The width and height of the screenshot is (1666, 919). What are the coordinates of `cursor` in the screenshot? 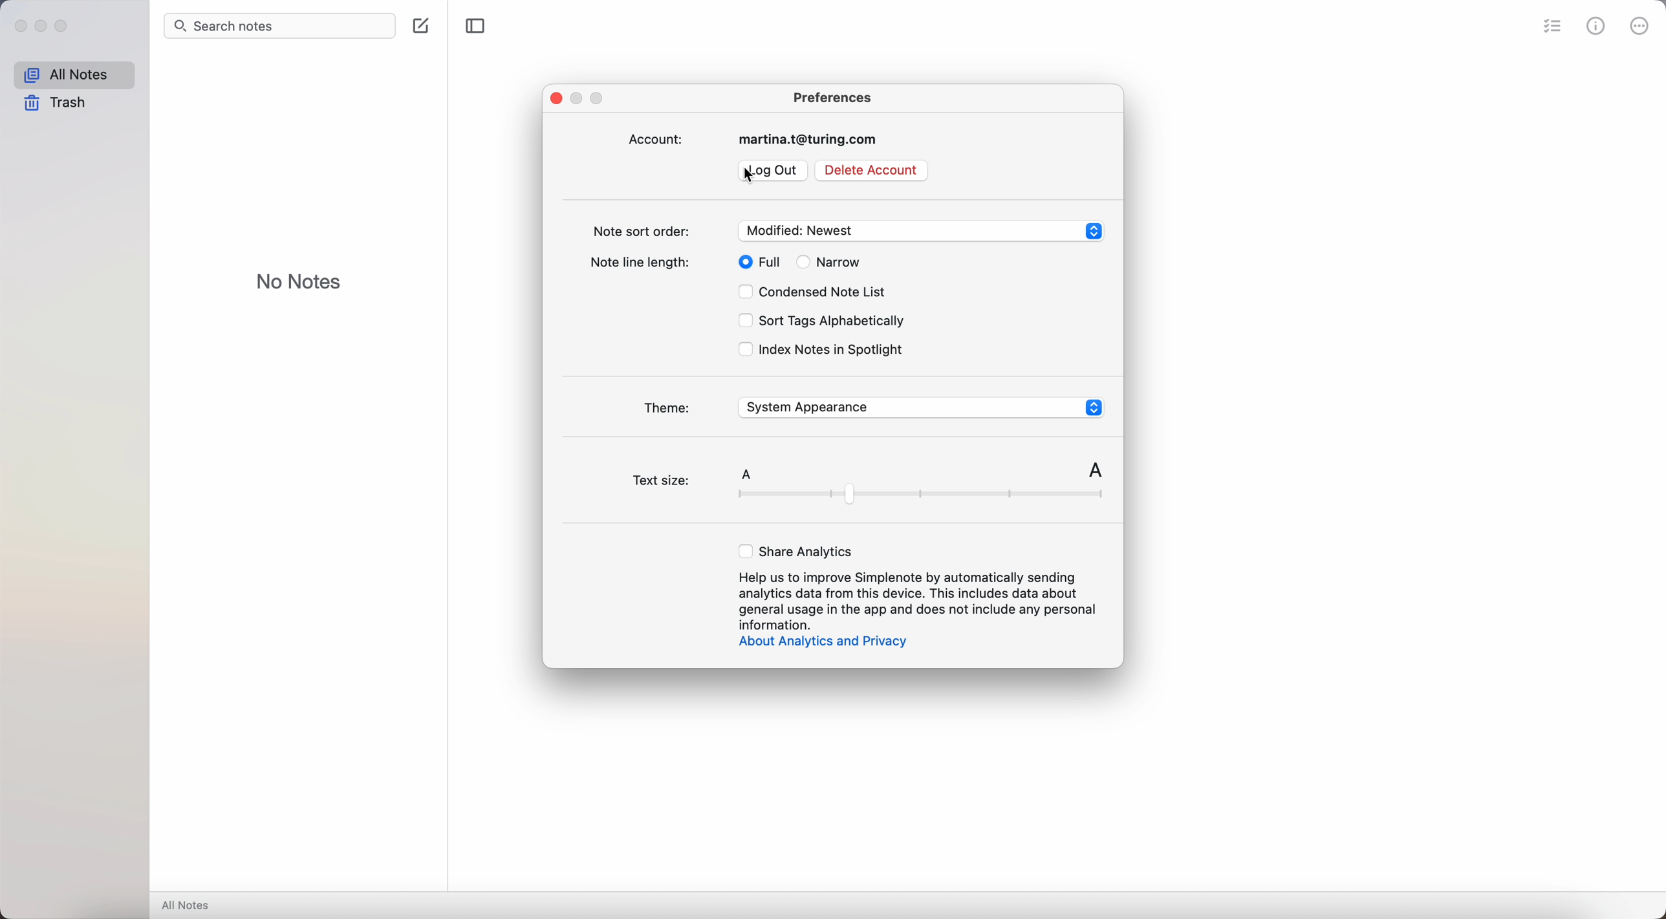 It's located at (744, 175).